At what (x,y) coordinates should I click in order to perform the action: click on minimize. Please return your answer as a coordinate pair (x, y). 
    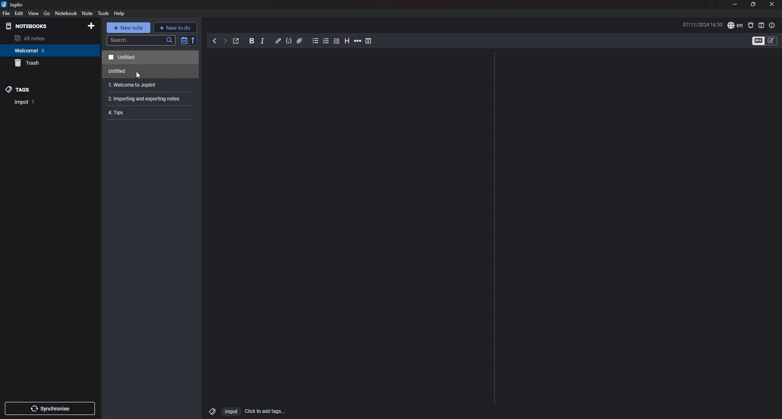
    Looking at the image, I should click on (735, 5).